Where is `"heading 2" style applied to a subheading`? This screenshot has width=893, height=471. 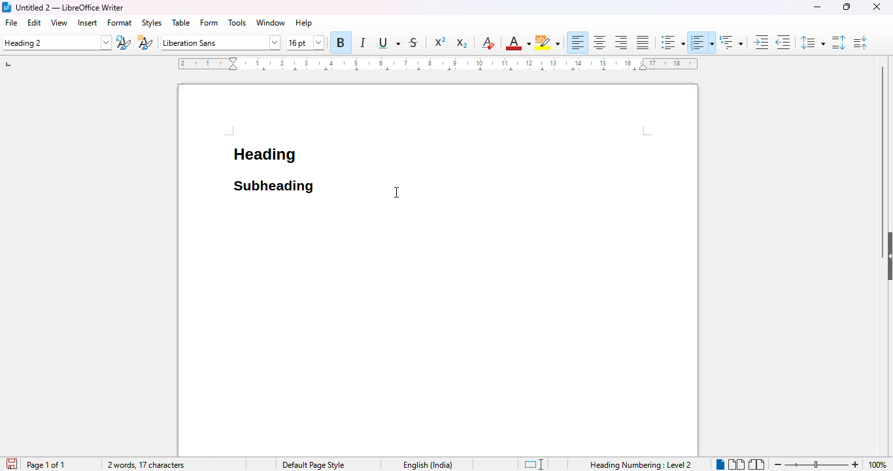 "heading 2" style applied to a subheading is located at coordinates (273, 186).